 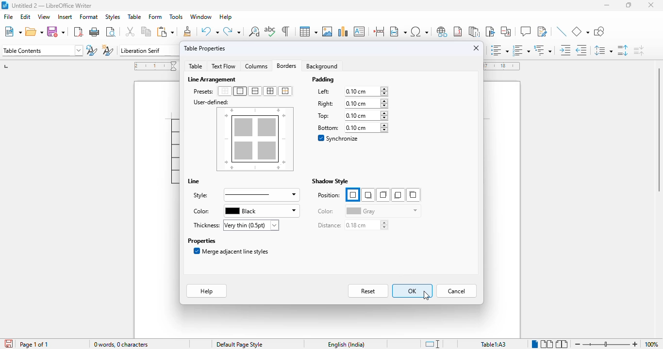 What do you see at coordinates (635, 344) in the screenshot?
I see `zoom in` at bounding box center [635, 344].